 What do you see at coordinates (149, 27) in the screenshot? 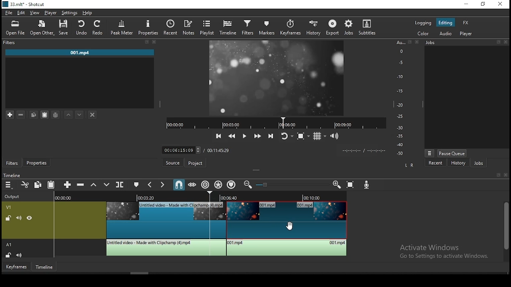
I see `properties` at bounding box center [149, 27].